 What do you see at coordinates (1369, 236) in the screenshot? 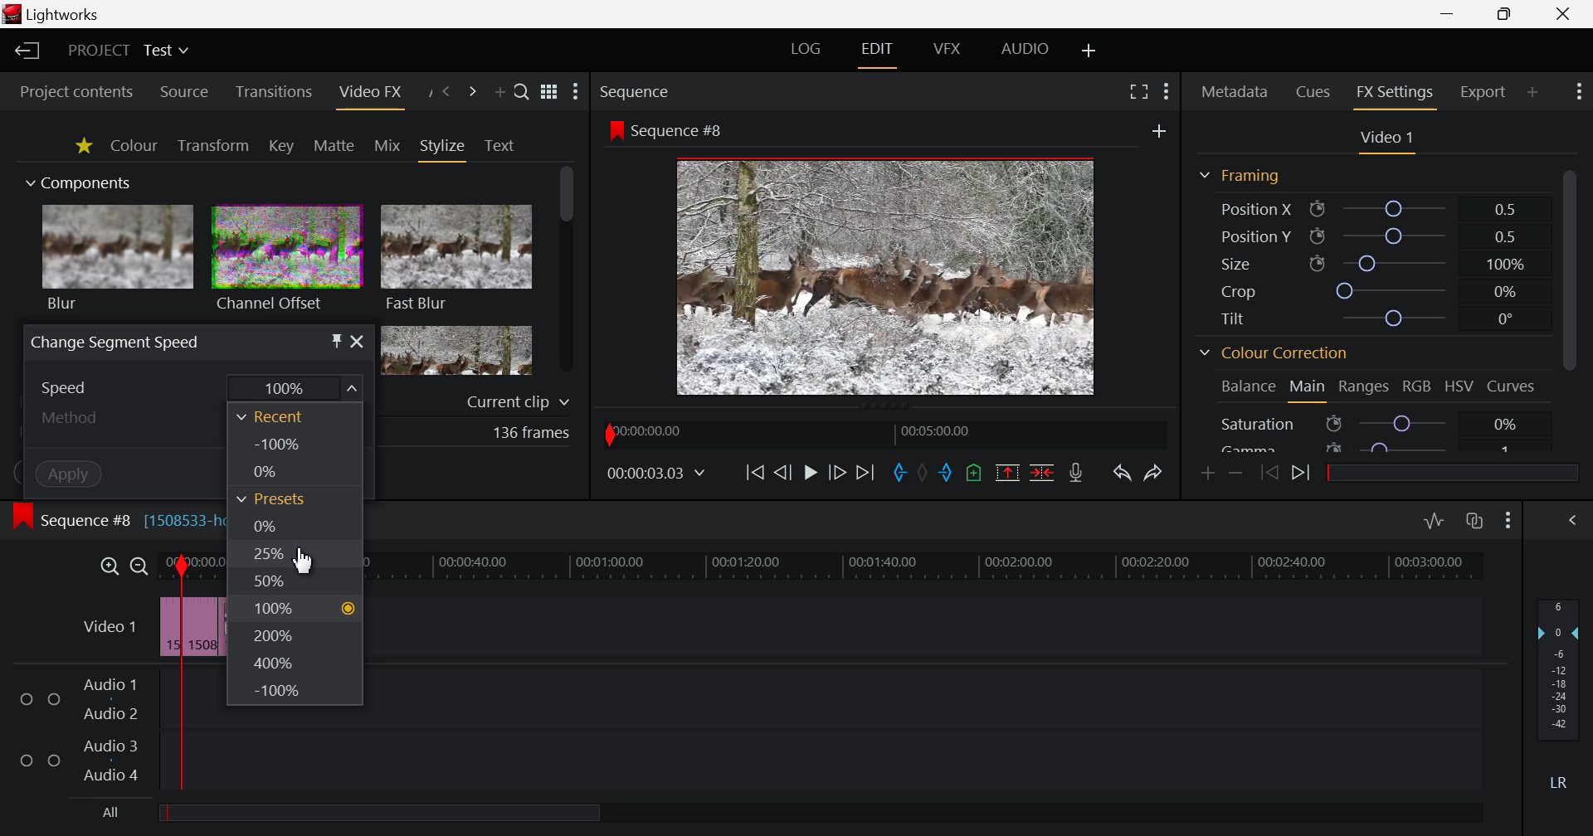
I see `Position Y` at bounding box center [1369, 236].